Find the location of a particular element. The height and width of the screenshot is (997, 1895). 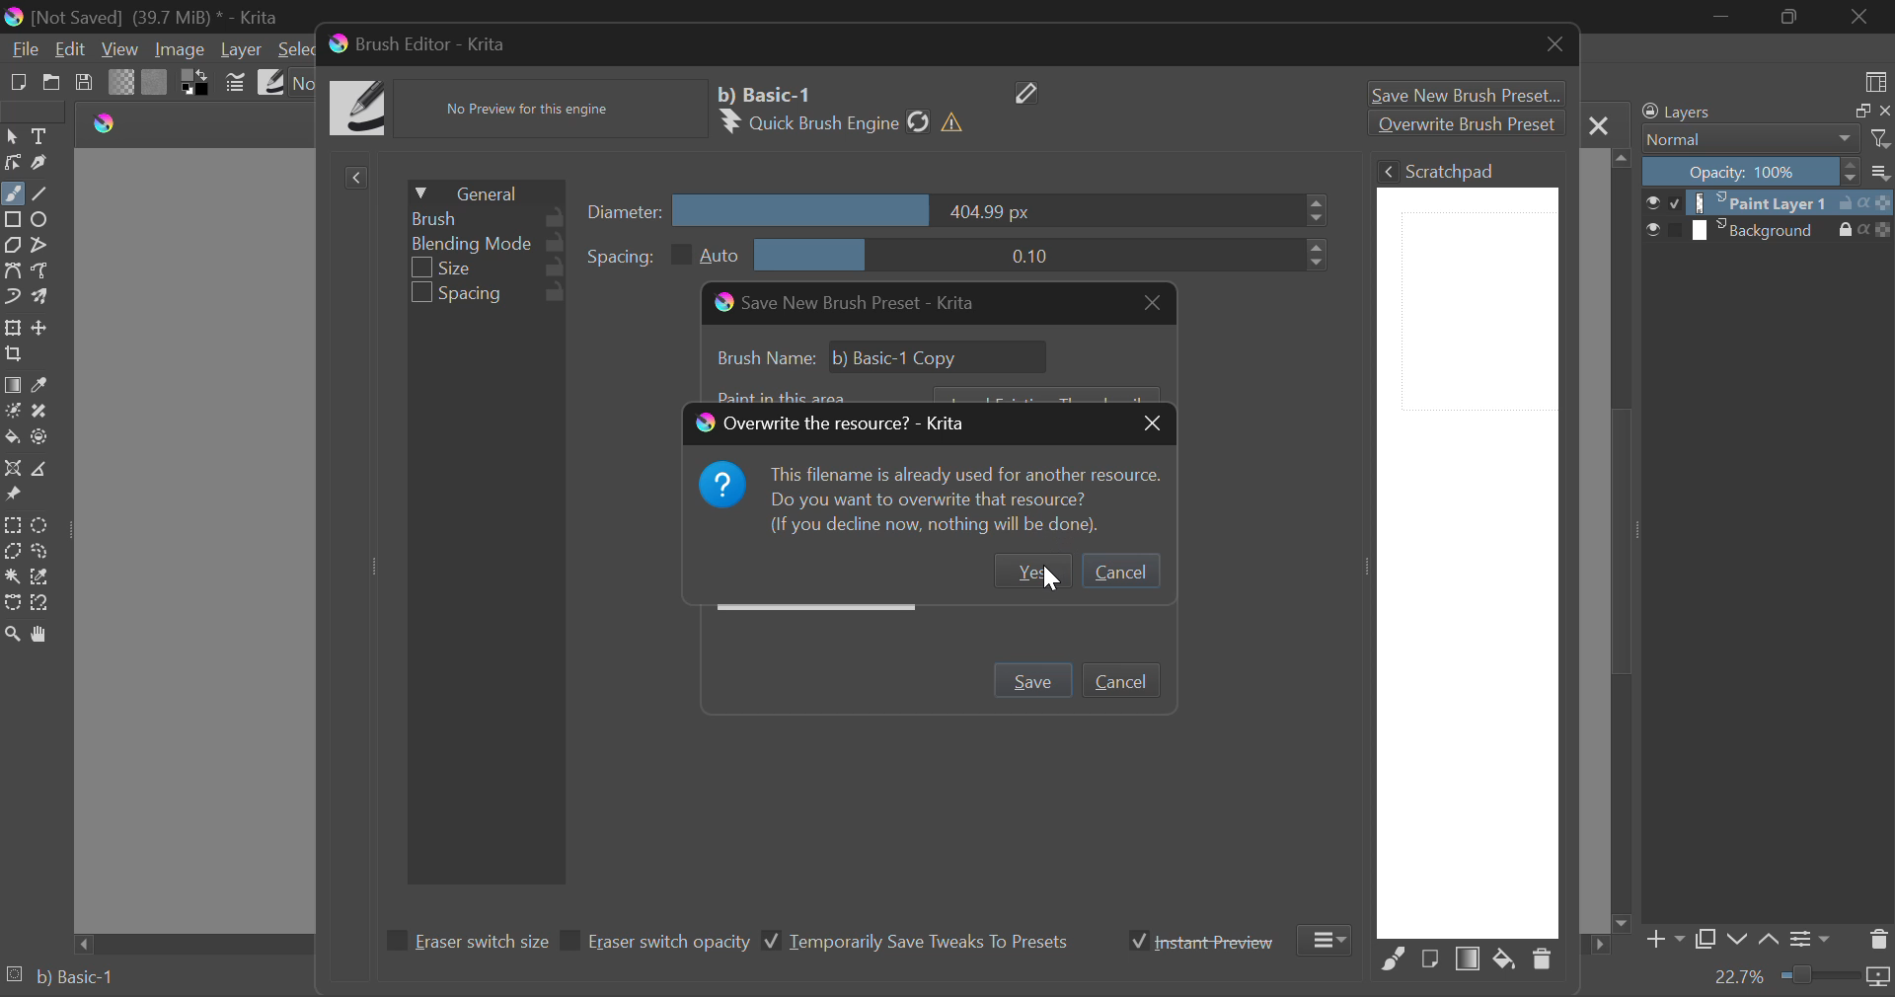

Edit is located at coordinates (72, 49).